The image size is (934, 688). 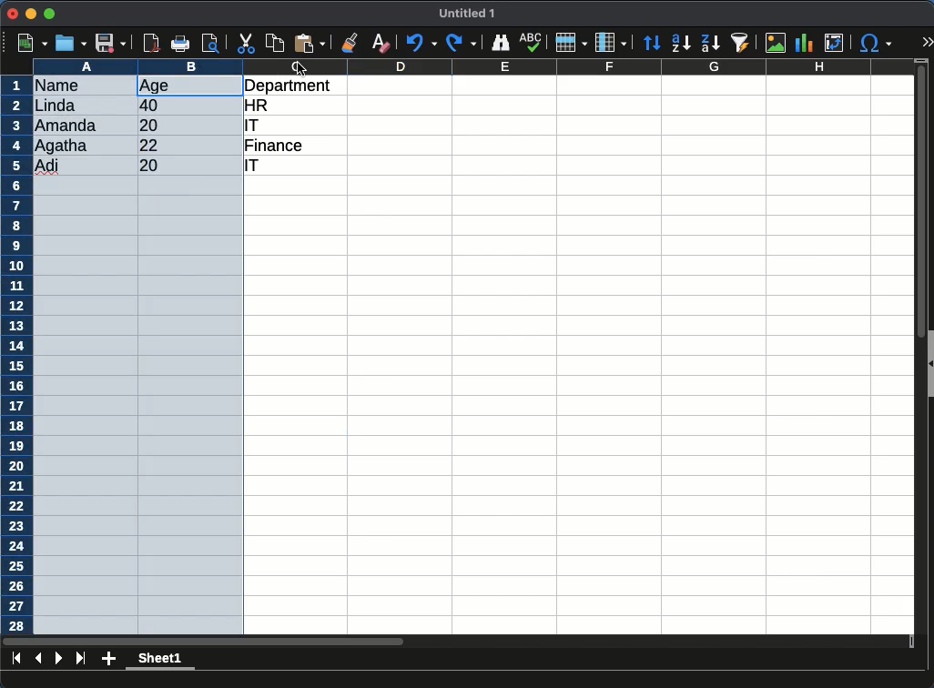 I want to click on descending, so click(x=681, y=44).